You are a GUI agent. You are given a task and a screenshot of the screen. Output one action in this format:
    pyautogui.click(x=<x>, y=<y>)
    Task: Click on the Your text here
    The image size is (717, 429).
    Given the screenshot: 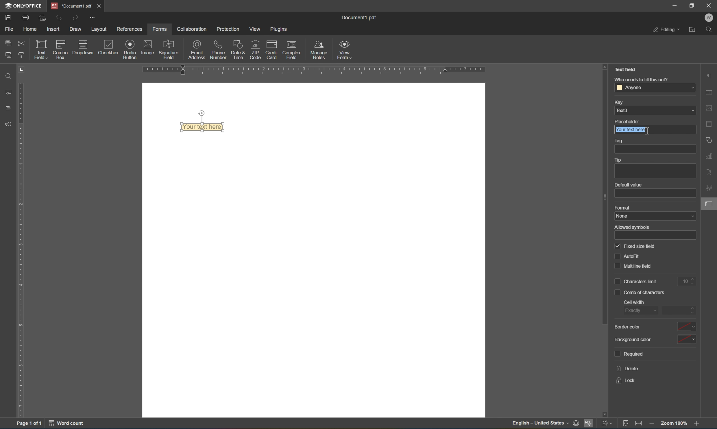 What is the action you would take?
    pyautogui.click(x=203, y=127)
    